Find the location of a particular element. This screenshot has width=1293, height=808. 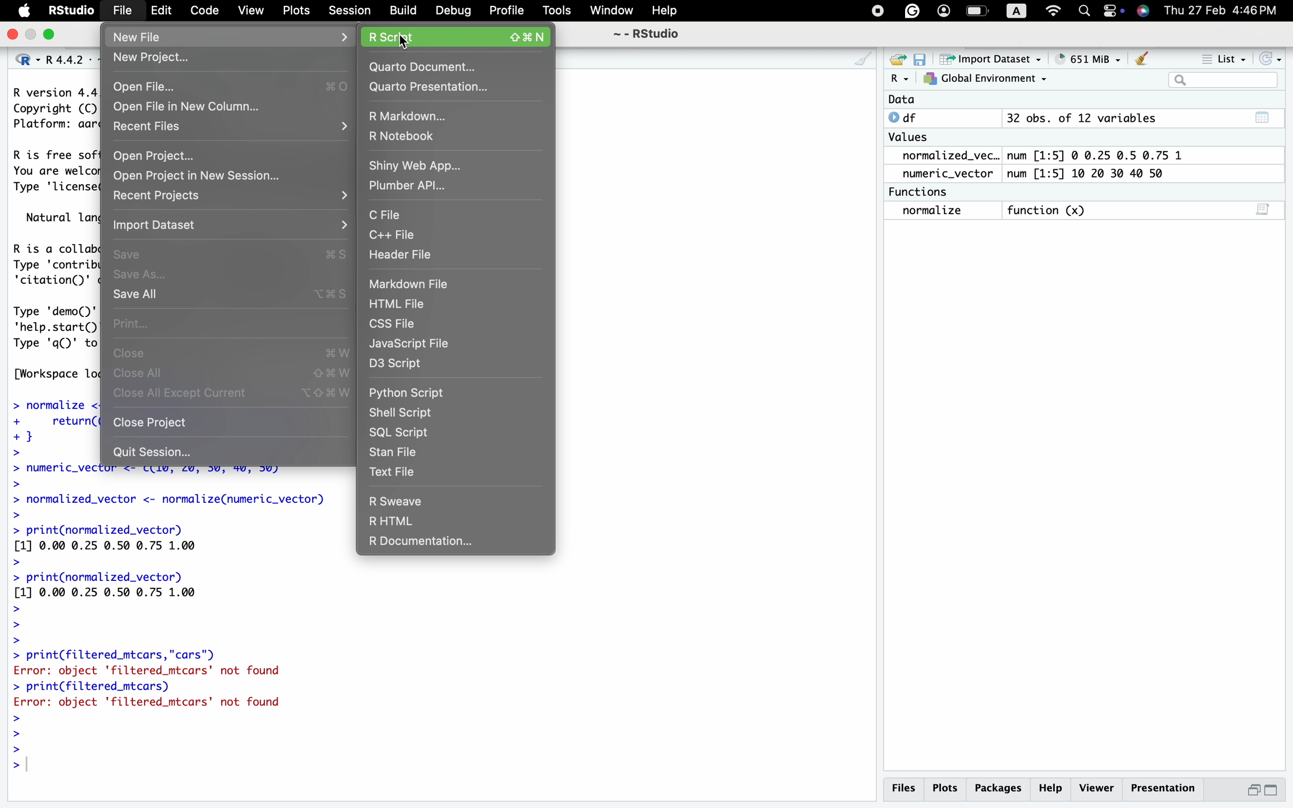

R Notebook is located at coordinates (414, 137).